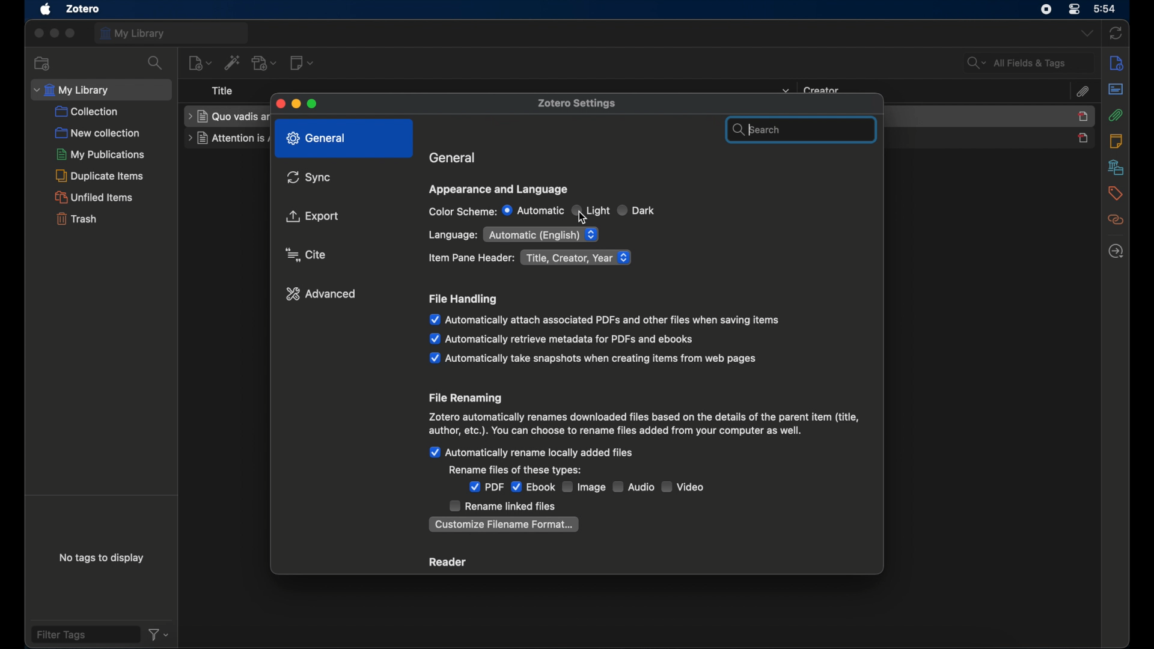  What do you see at coordinates (1082, 117) in the screenshot?
I see `item selected` at bounding box center [1082, 117].